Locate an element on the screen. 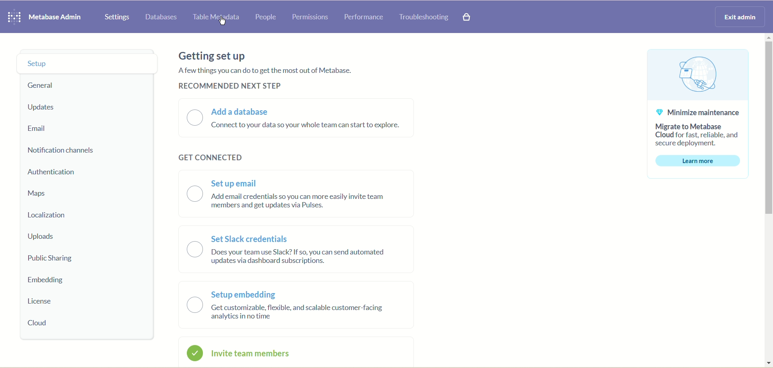 The width and height of the screenshot is (773, 368). Exit admin is located at coordinates (736, 17).